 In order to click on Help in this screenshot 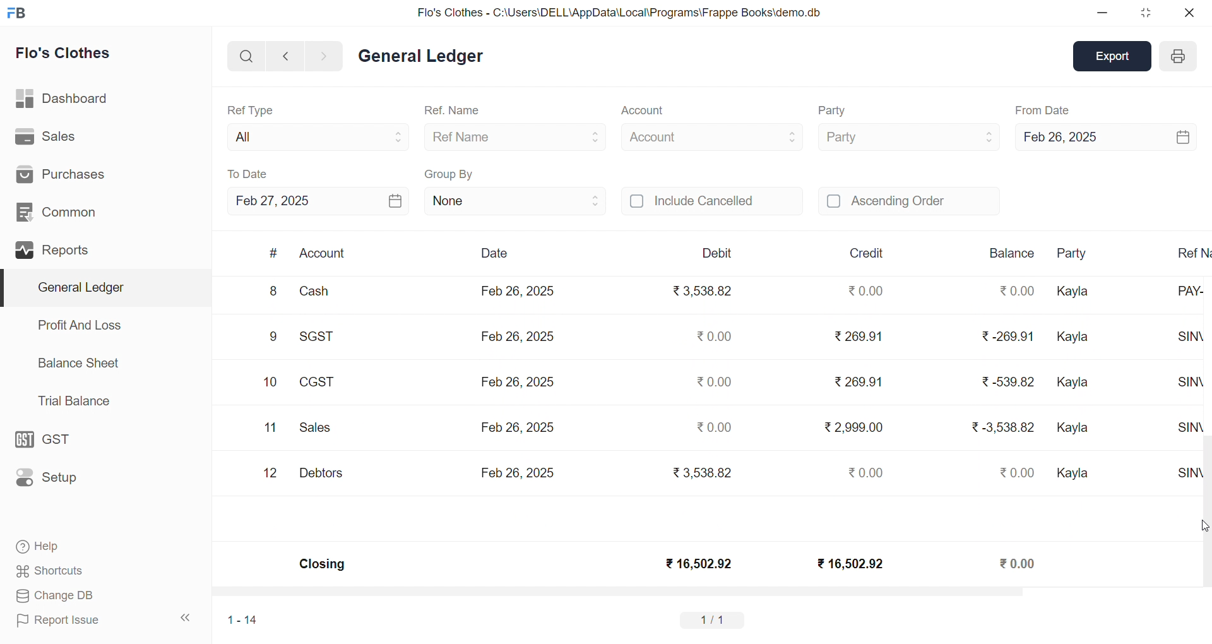, I will do `click(42, 548)`.